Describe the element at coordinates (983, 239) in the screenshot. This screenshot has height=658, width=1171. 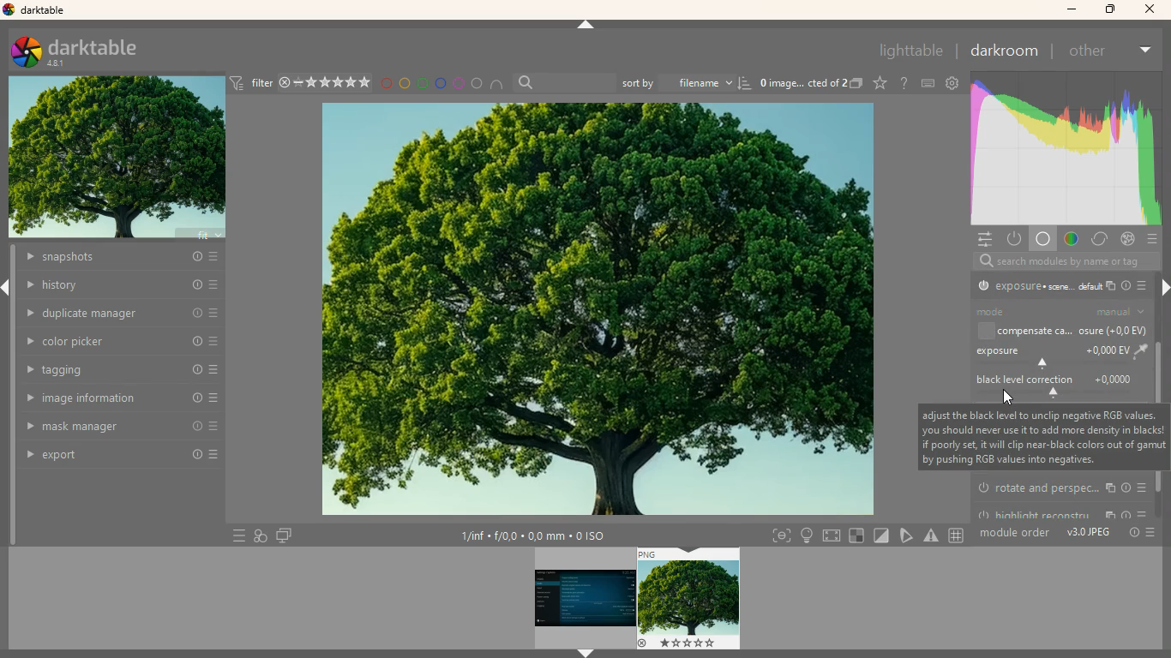
I see `settings` at that location.